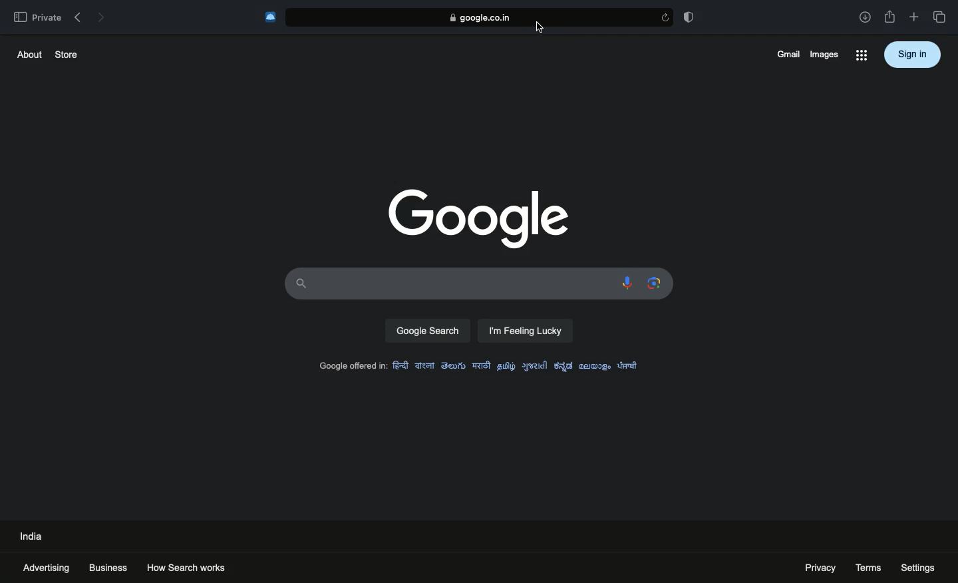  I want to click on search bar, so click(488, 17).